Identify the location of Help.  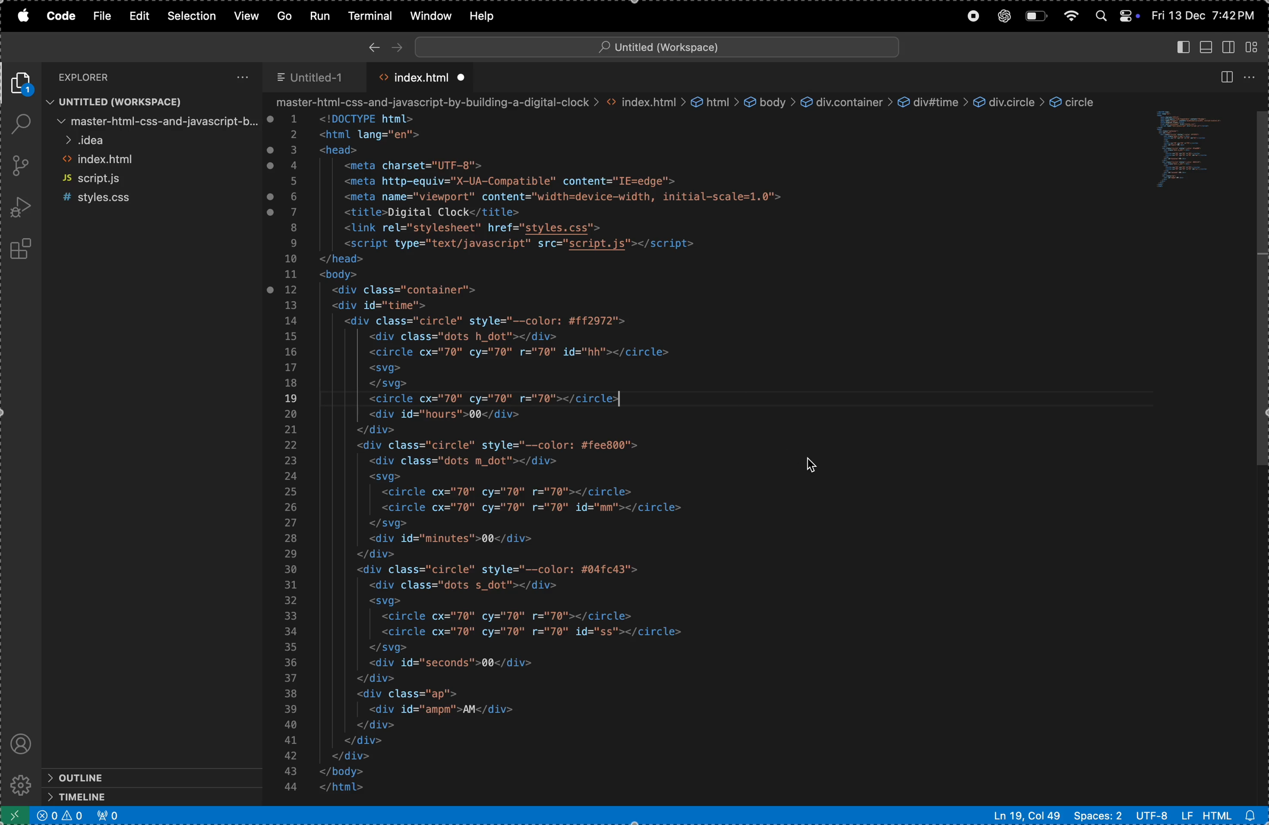
(481, 15).